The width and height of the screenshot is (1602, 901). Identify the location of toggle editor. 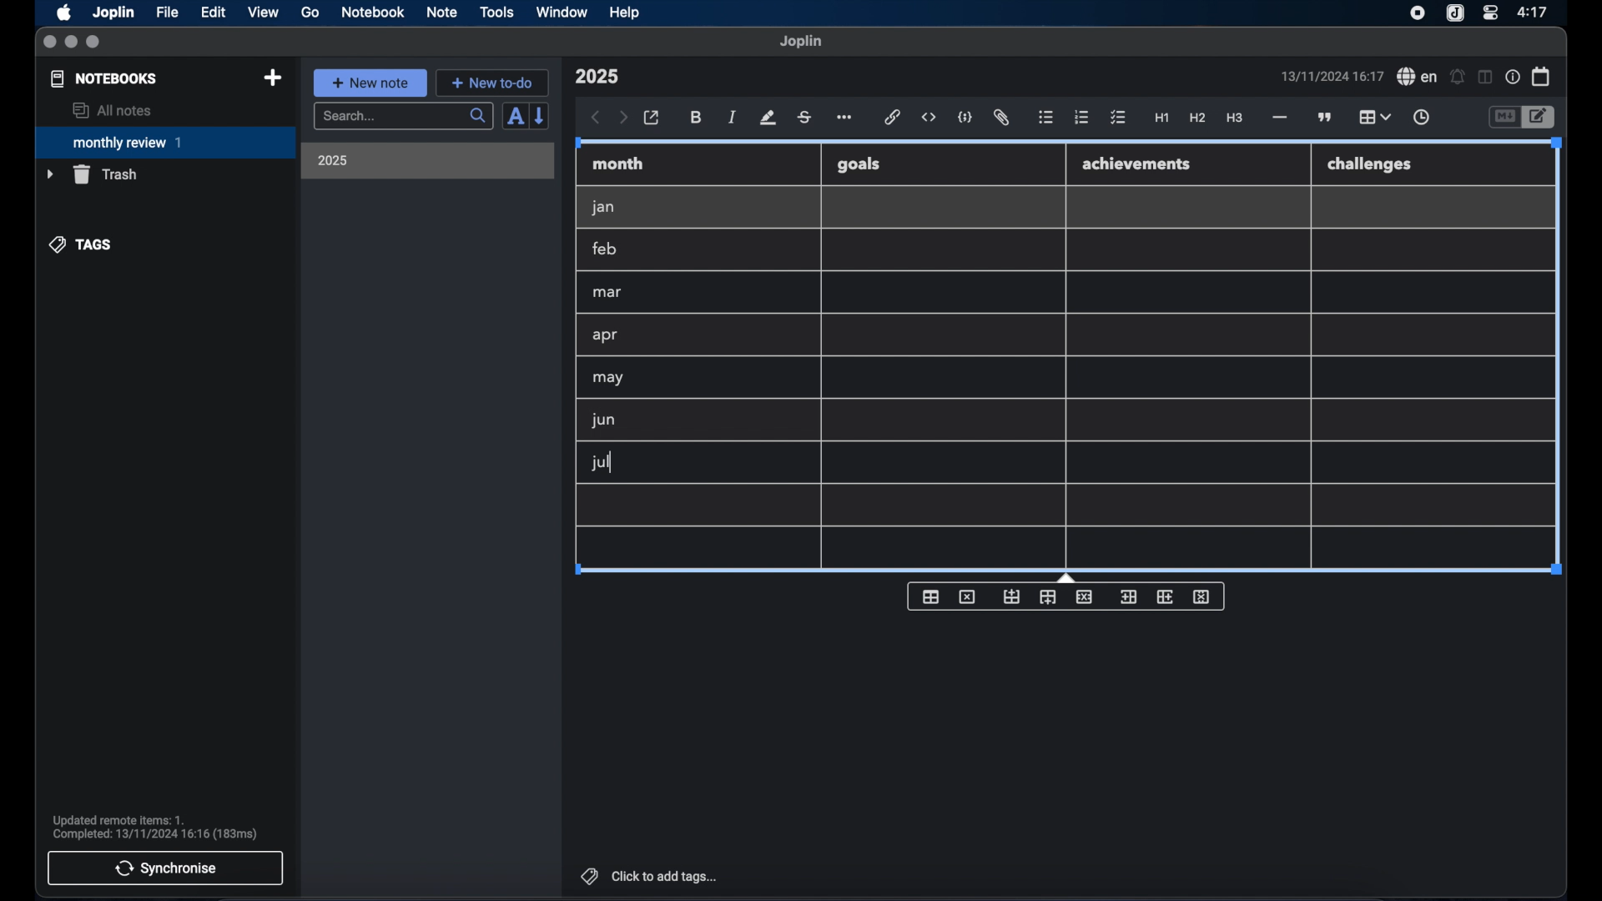
(1504, 118).